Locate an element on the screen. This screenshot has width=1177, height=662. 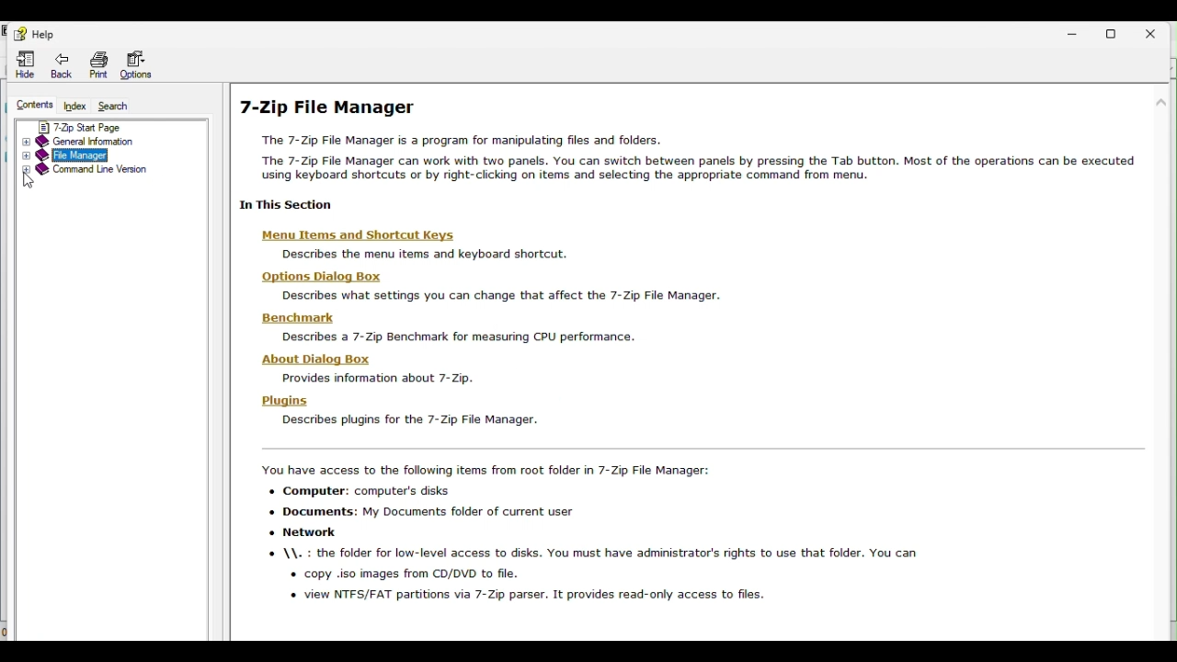
7 zip file manager help page is located at coordinates (697, 152).